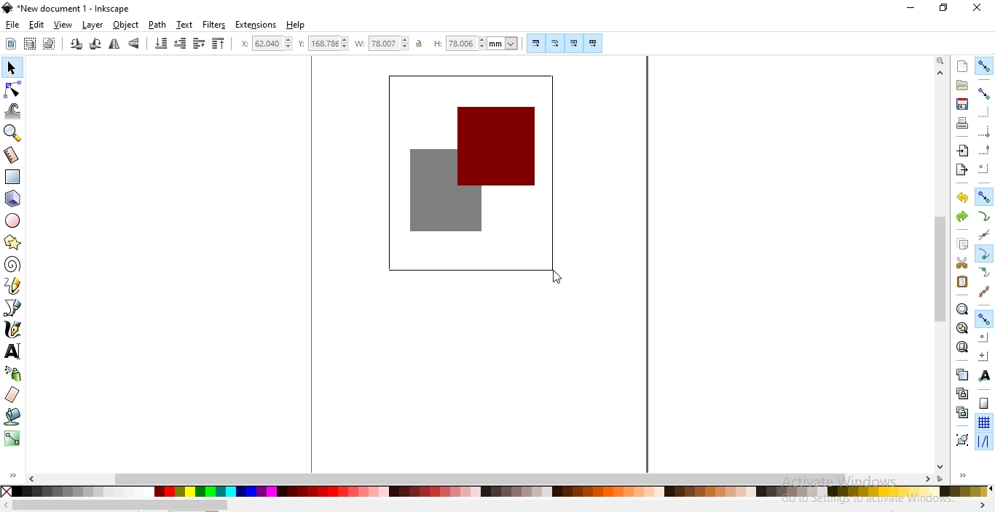  Describe the element at coordinates (51, 44) in the screenshot. I see `deselect selected objects or nodes` at that location.